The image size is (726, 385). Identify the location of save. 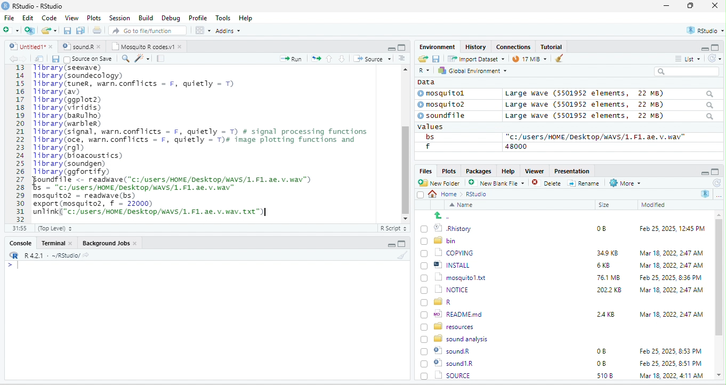
(435, 58).